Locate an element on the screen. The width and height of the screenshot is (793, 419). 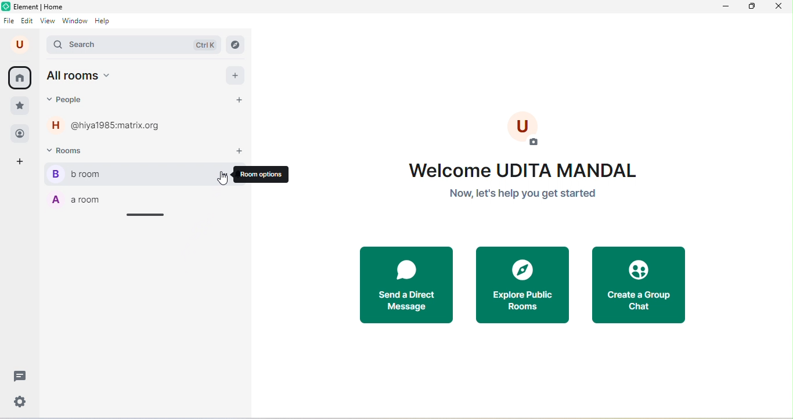
rooms is located at coordinates (81, 150).